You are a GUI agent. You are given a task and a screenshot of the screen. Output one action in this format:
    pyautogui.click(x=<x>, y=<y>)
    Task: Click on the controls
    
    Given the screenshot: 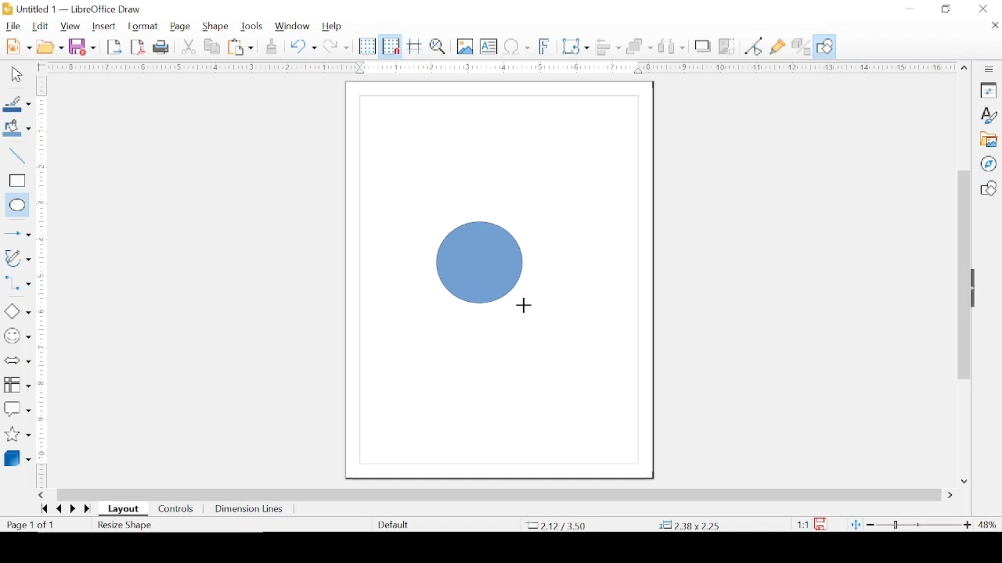 What is the action you would take?
    pyautogui.click(x=176, y=508)
    